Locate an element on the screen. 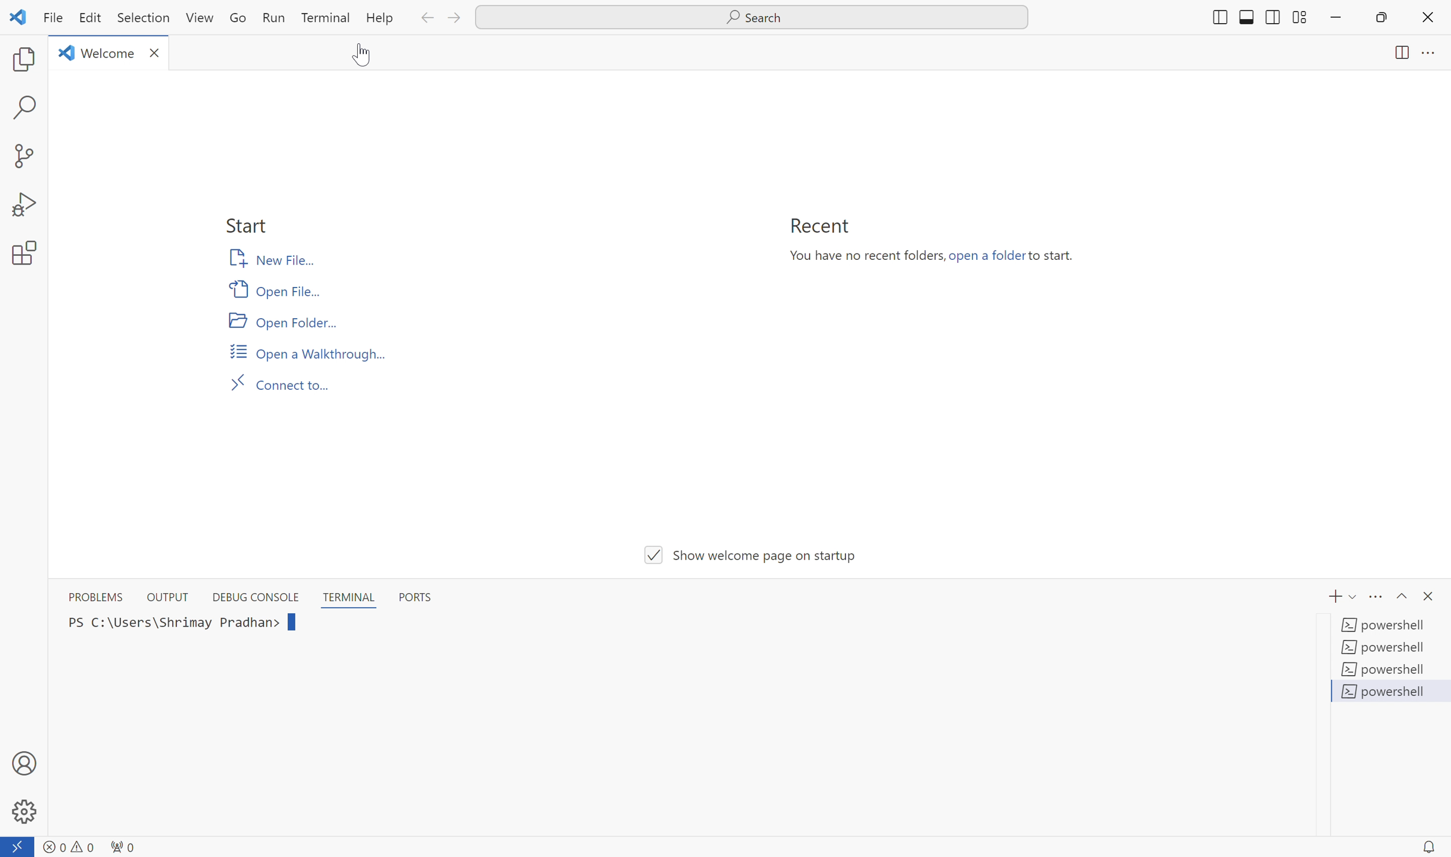  Search is located at coordinates (752, 18).